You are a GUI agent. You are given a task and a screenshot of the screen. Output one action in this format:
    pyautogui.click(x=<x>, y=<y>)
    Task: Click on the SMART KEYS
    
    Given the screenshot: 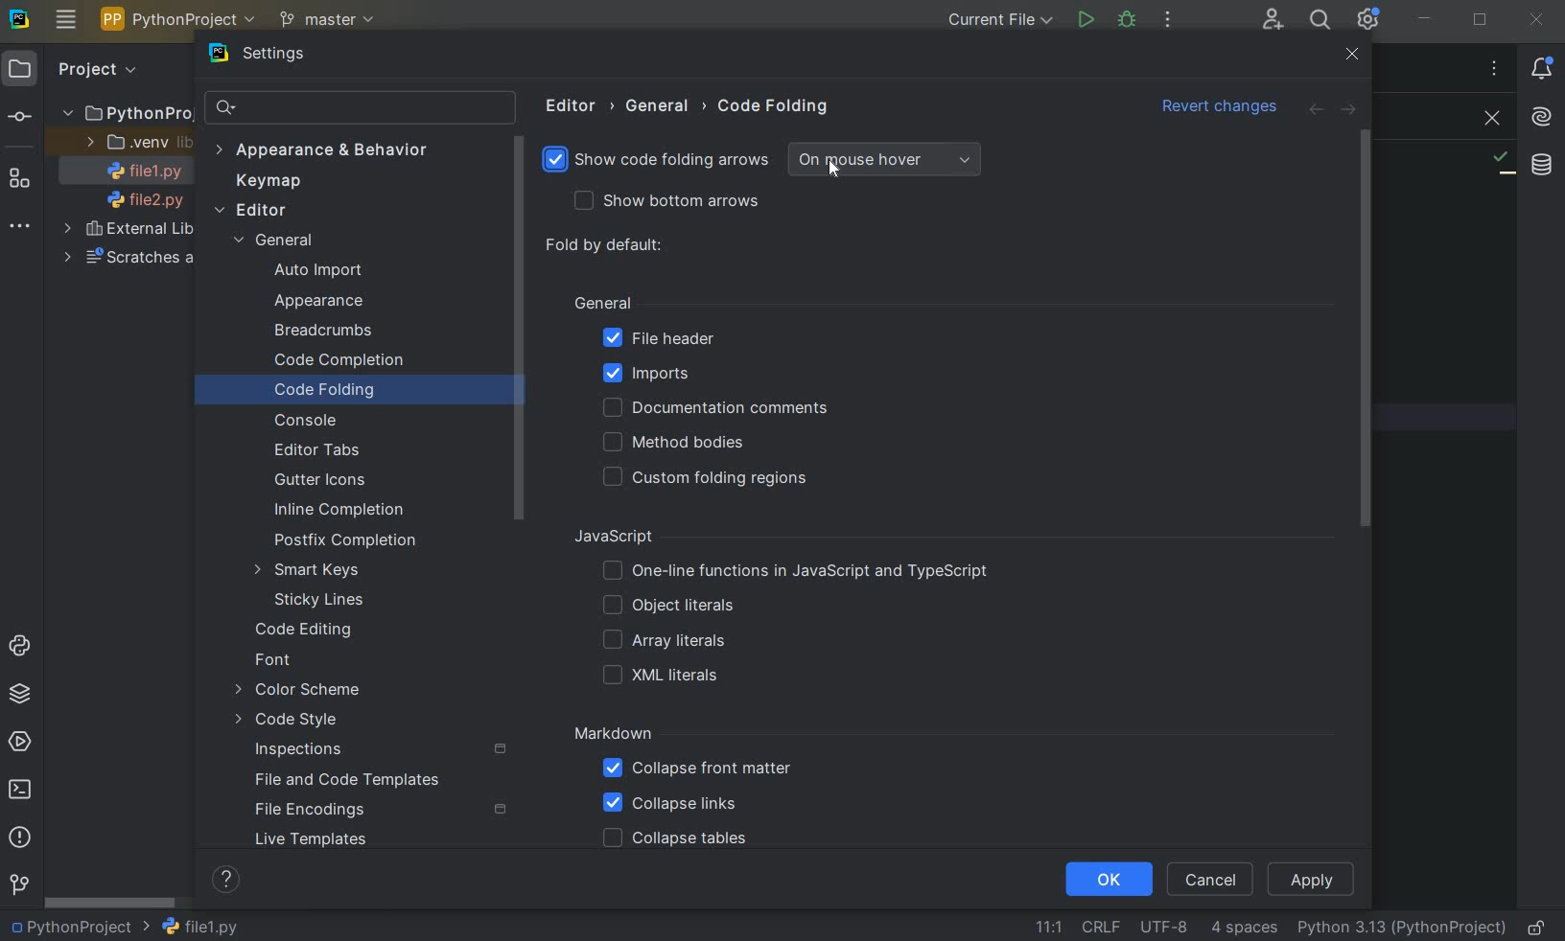 What is the action you would take?
    pyautogui.click(x=312, y=571)
    